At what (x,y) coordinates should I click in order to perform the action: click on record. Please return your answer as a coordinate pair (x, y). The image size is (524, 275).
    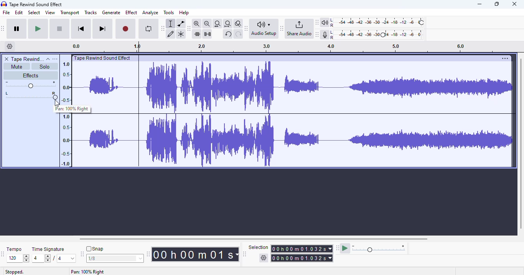
    Looking at the image, I should click on (125, 29).